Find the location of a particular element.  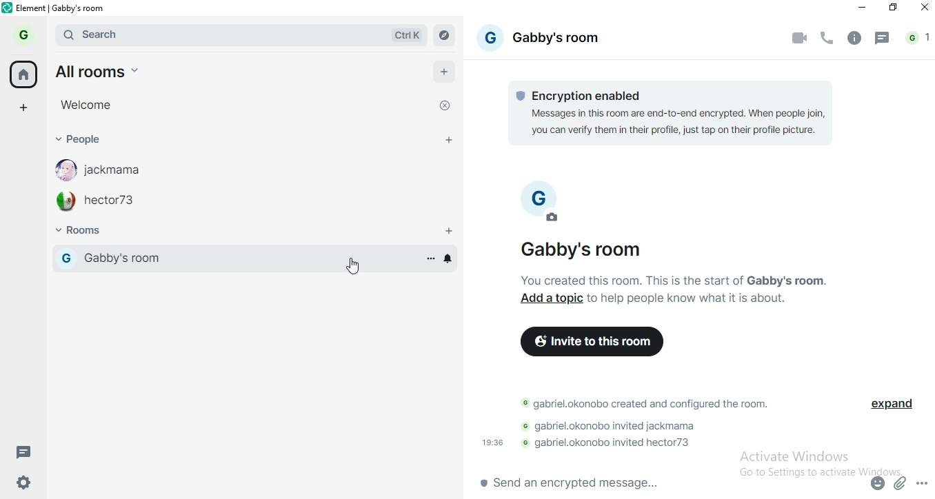

add people is located at coordinates (447, 139).